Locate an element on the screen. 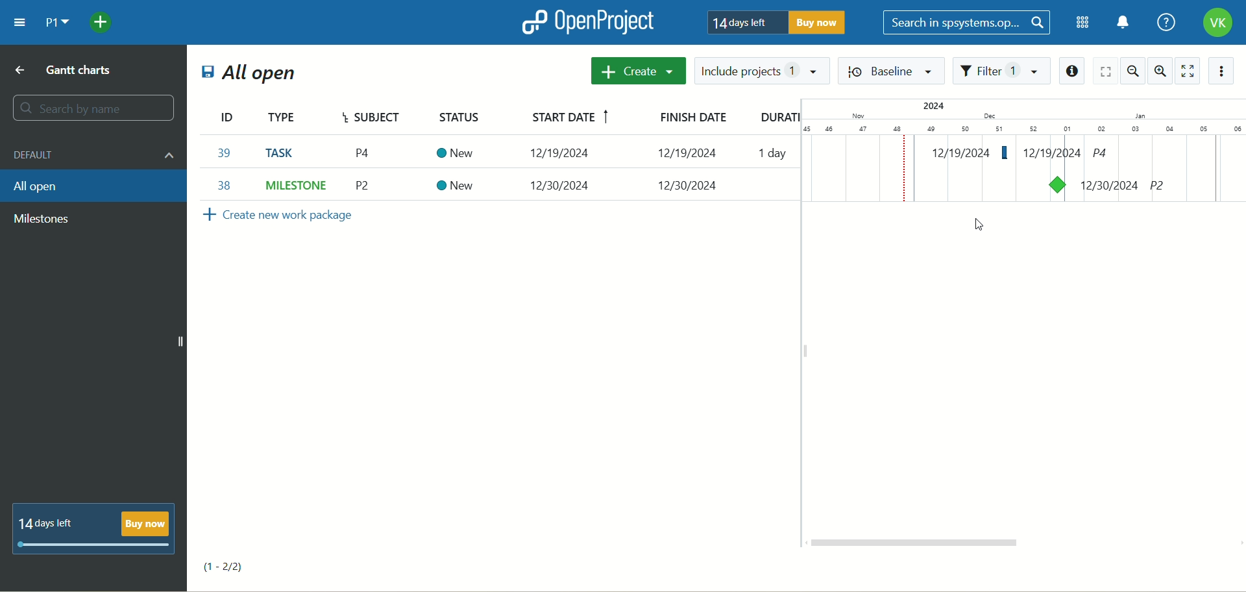 This screenshot has width=1246, height=592. cursor is located at coordinates (981, 226).